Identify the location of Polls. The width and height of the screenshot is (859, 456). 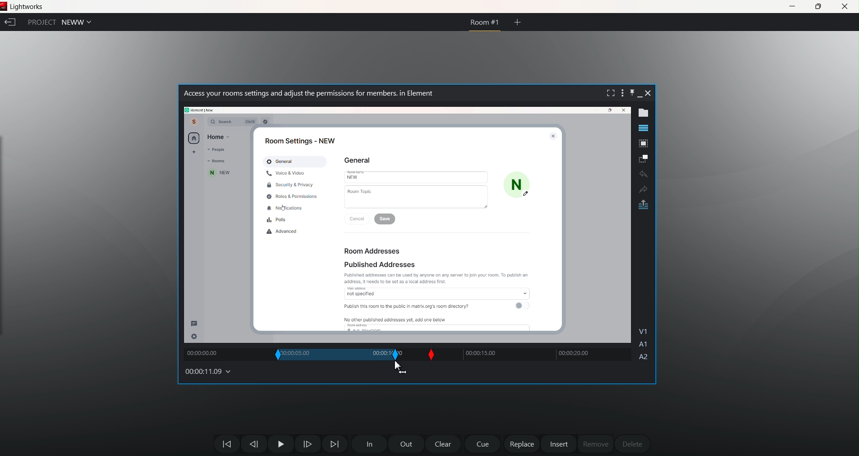
(277, 219).